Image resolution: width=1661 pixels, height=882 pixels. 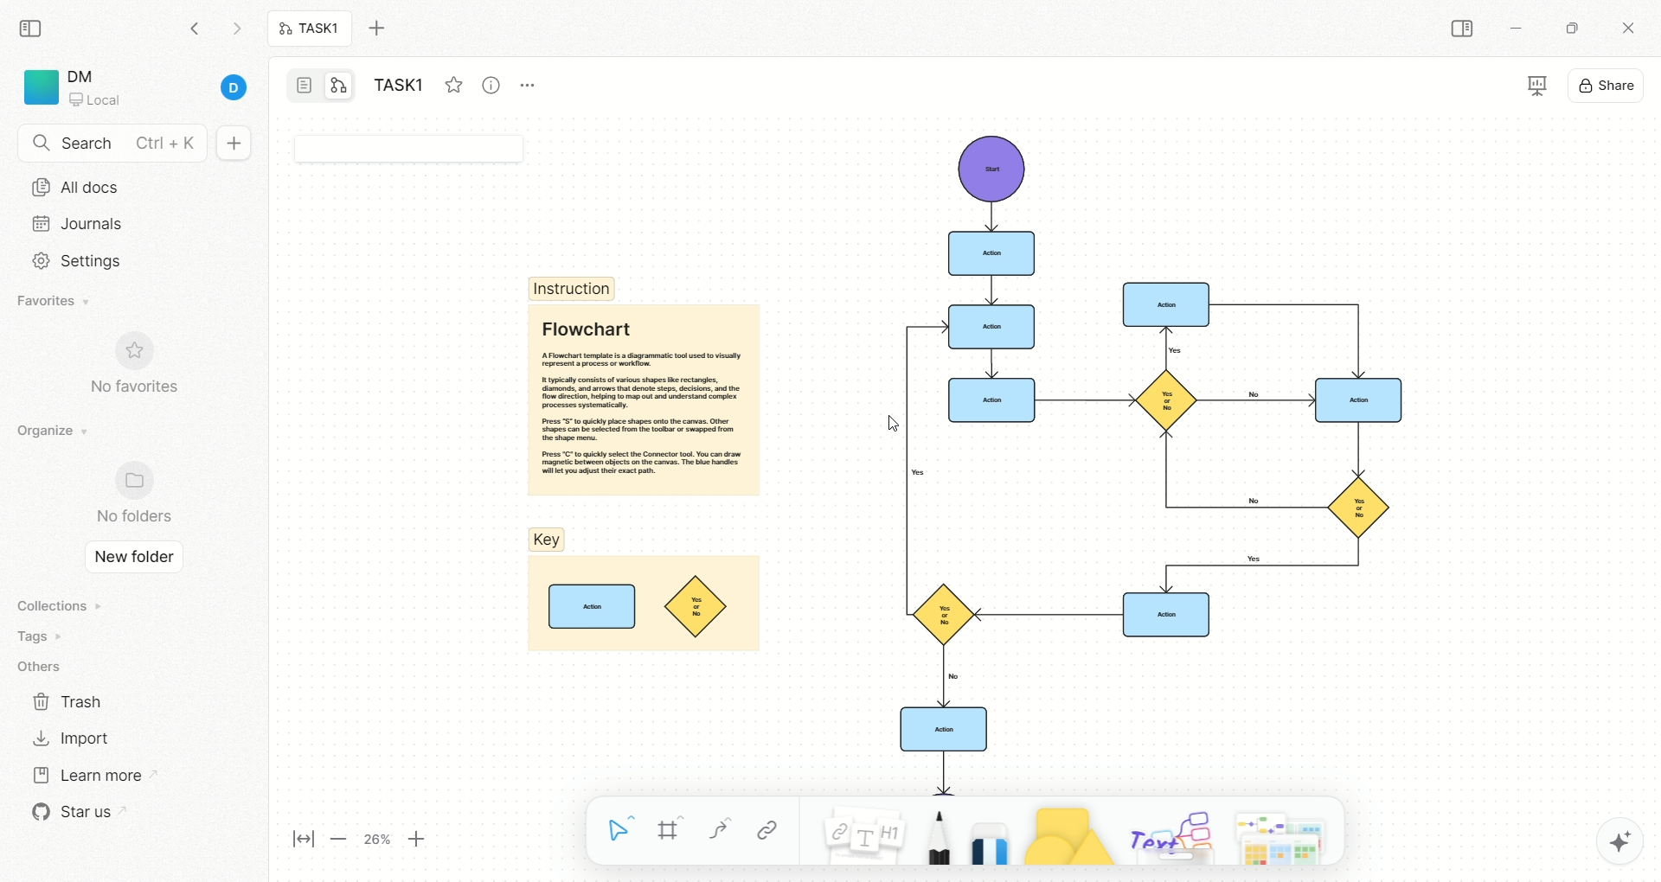 I want to click on favorites, so click(x=56, y=303).